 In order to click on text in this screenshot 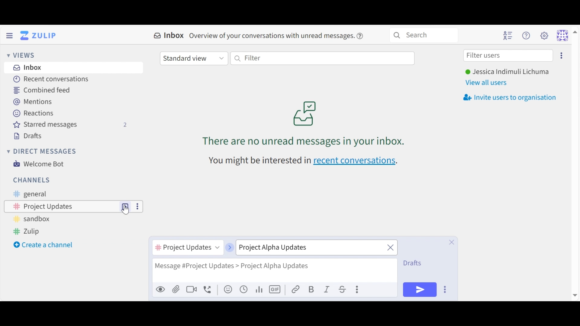, I will do `click(259, 161)`.